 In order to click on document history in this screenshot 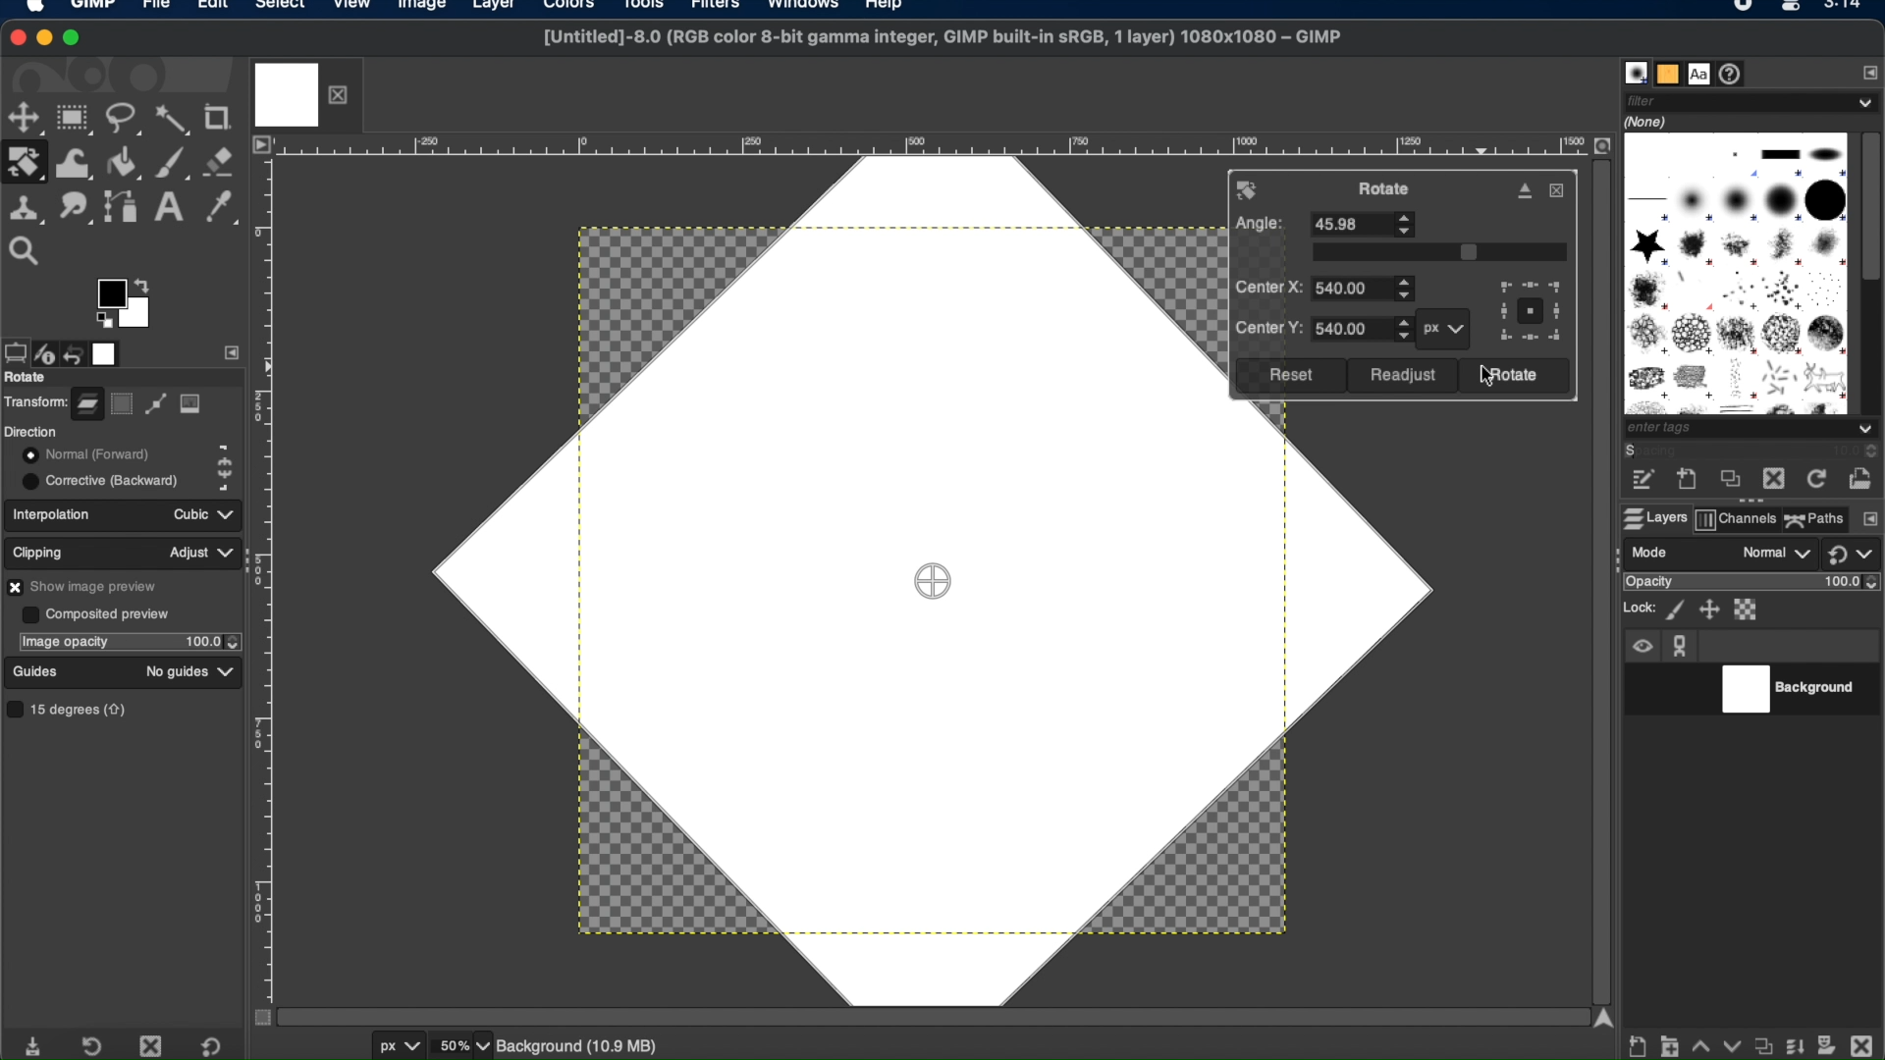, I will do `click(1735, 74)`.